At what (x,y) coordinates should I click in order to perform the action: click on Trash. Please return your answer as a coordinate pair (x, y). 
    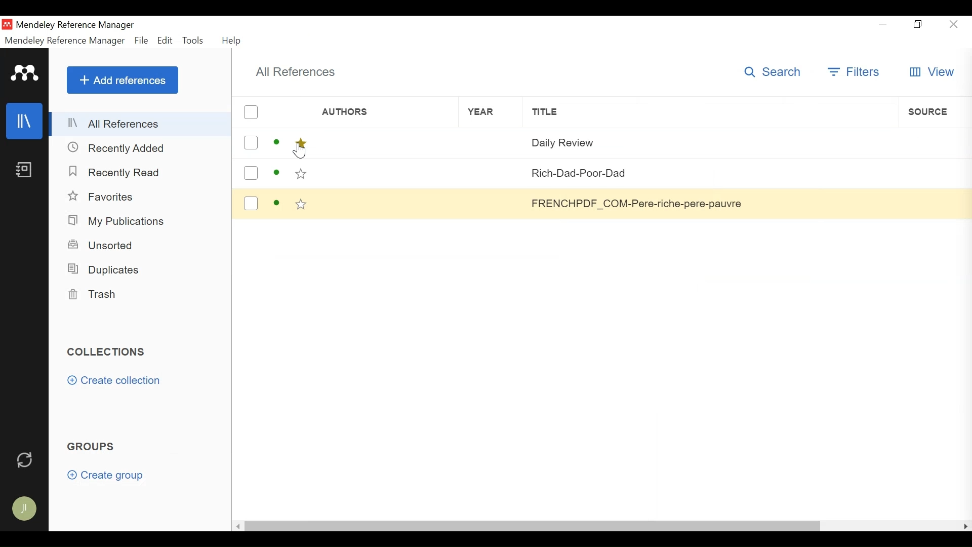
    Looking at the image, I should click on (95, 294).